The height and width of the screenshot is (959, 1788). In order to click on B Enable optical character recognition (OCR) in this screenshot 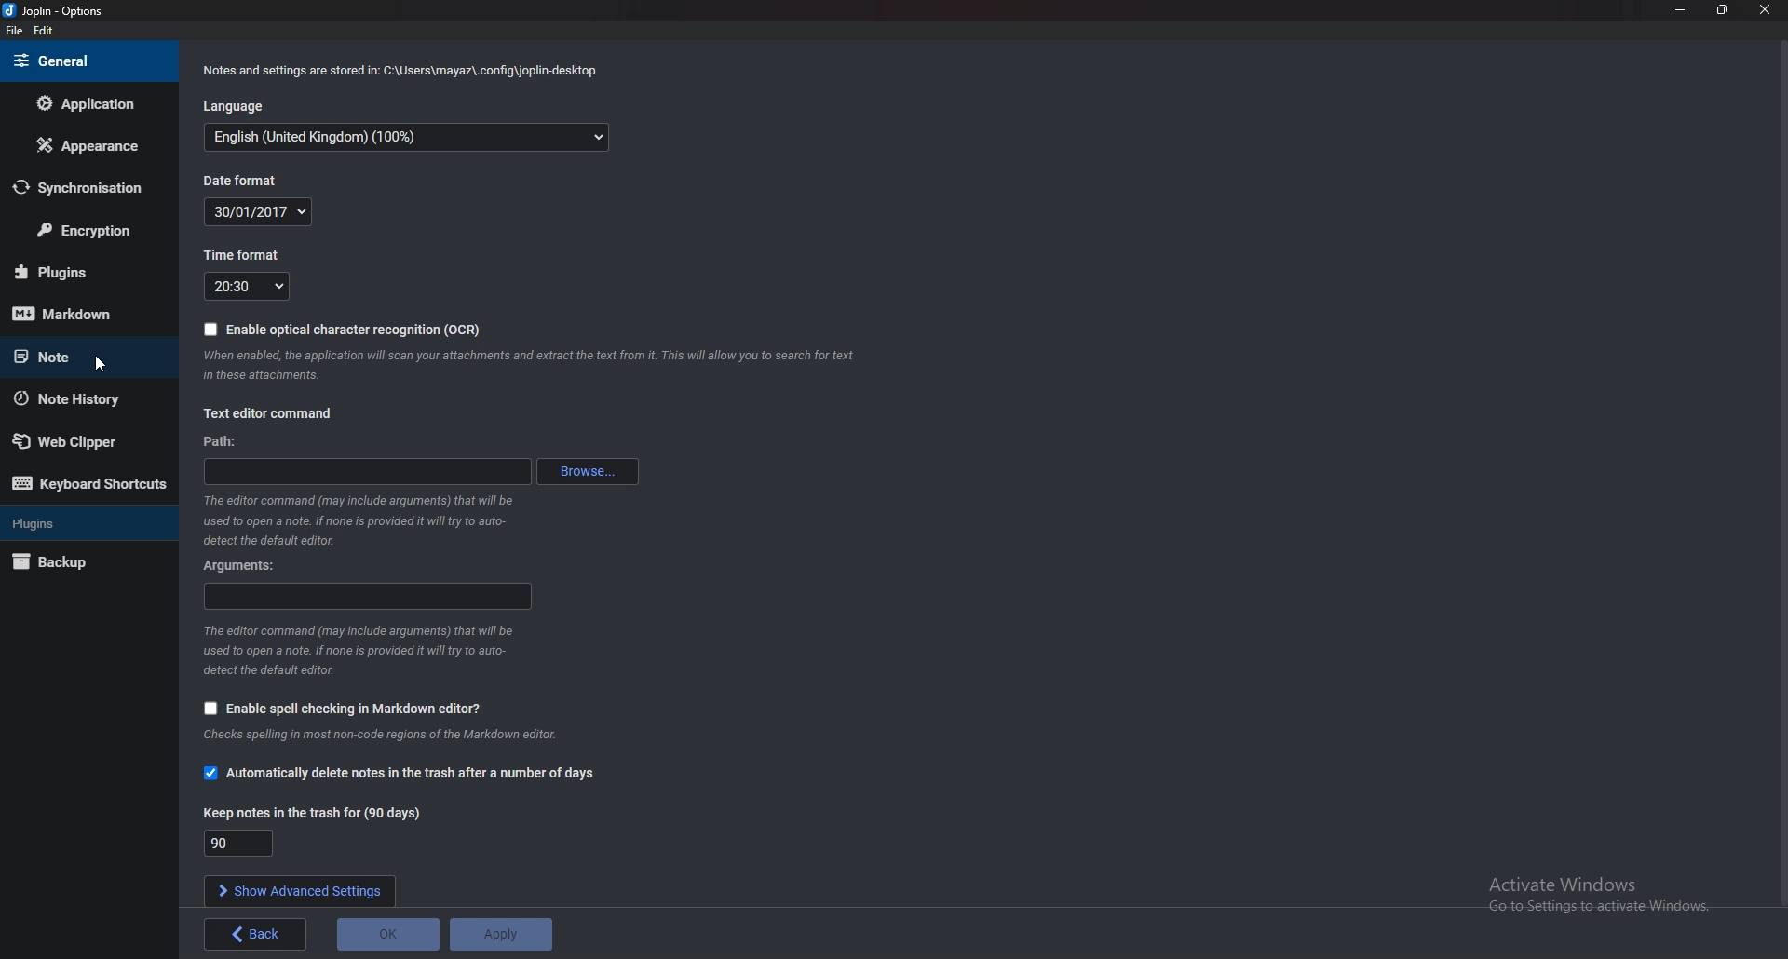, I will do `click(339, 331)`.